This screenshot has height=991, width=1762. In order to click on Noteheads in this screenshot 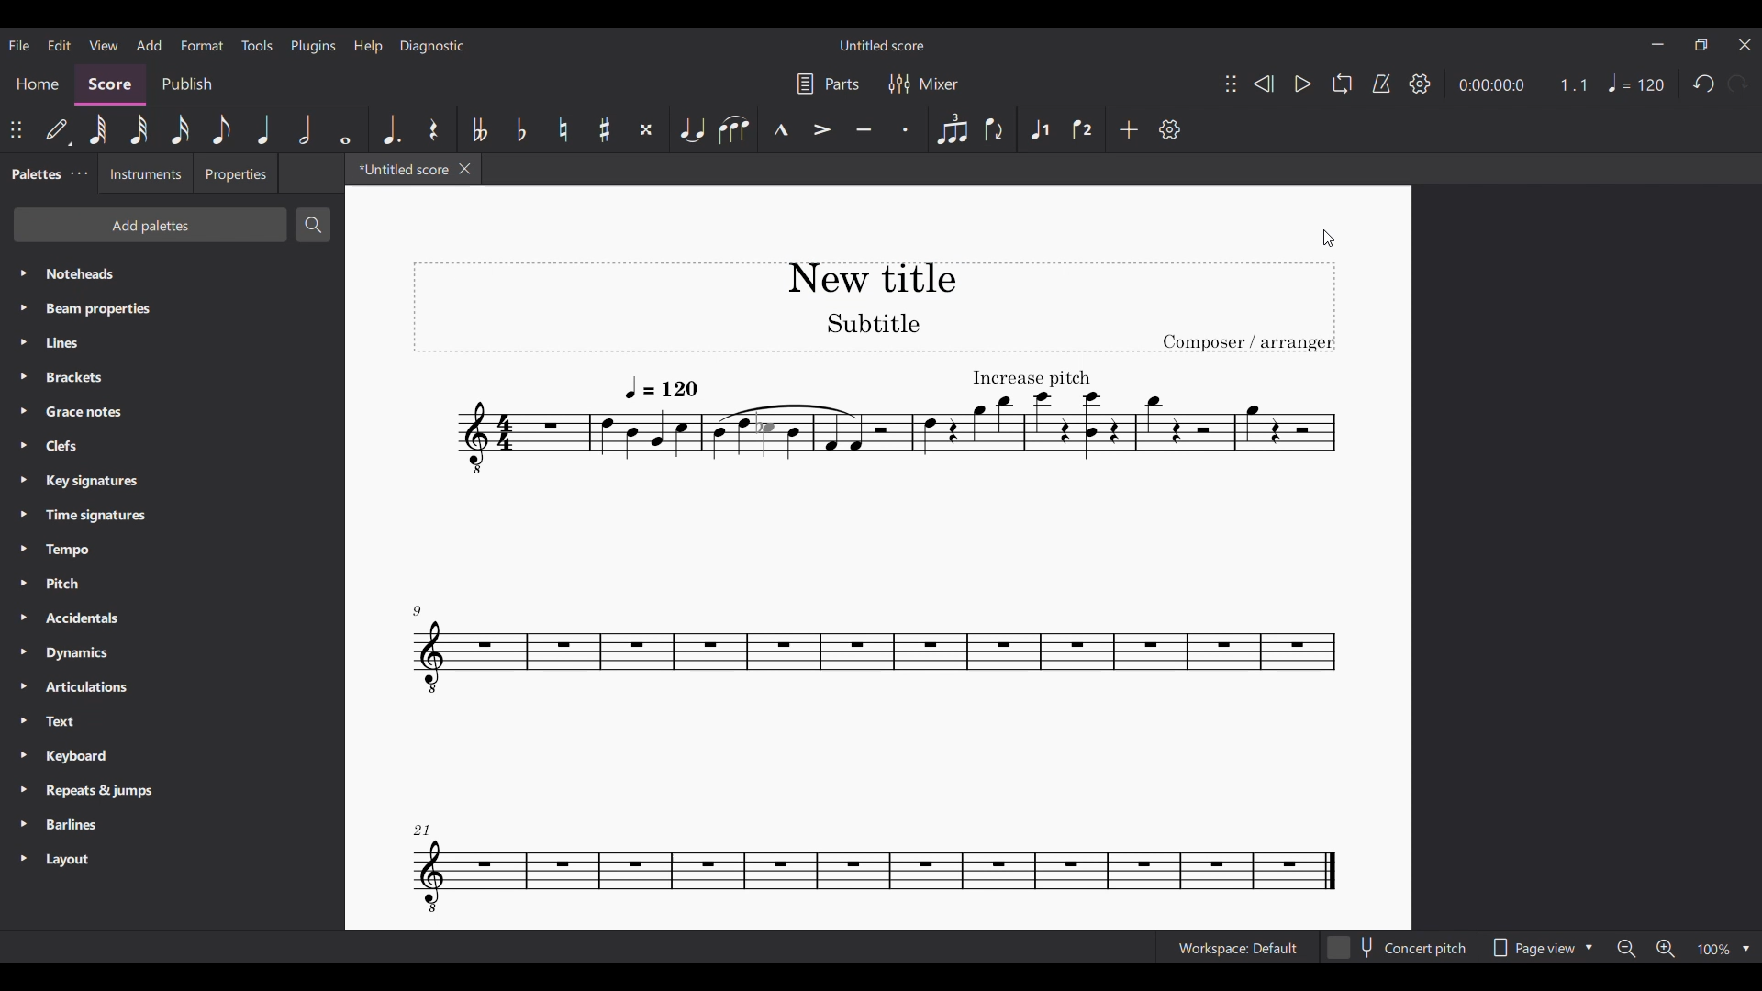, I will do `click(173, 273)`.